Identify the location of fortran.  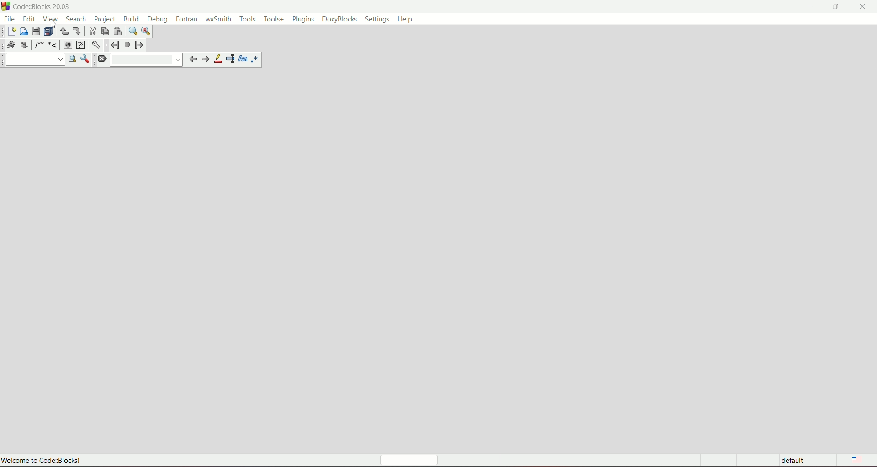
(186, 19).